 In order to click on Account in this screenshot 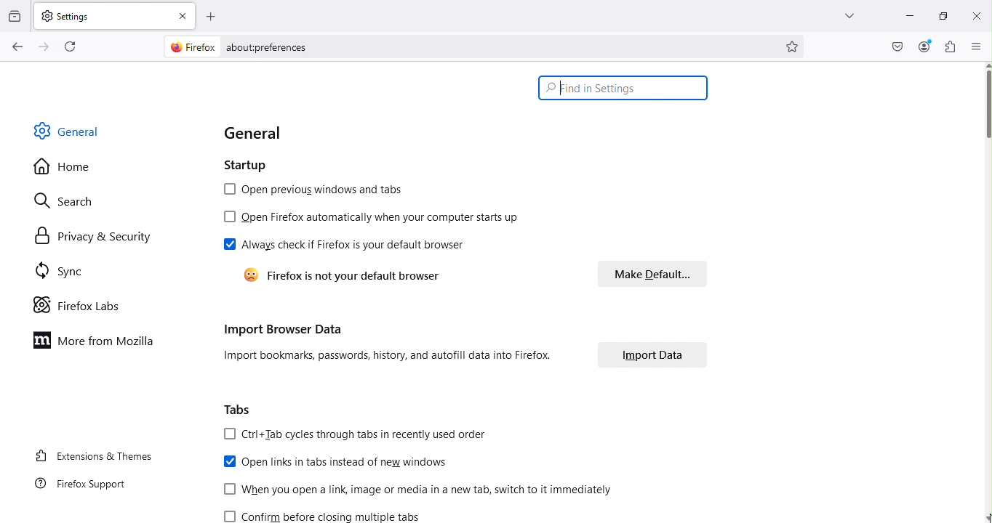, I will do `click(924, 46)`.